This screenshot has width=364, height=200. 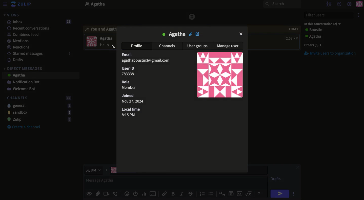 I want to click on Help, so click(x=339, y=4).